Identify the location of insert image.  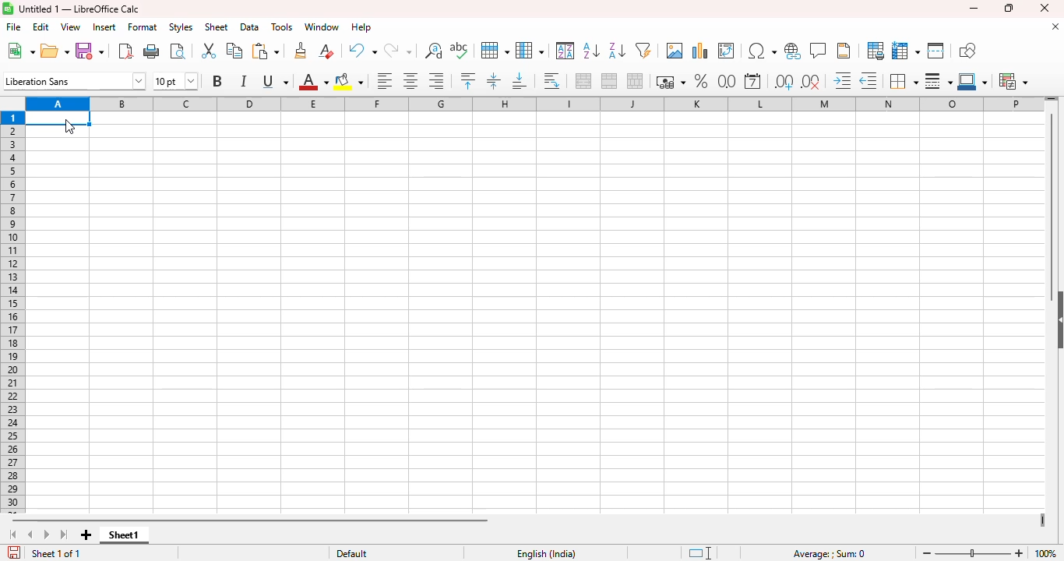
(700, 51).